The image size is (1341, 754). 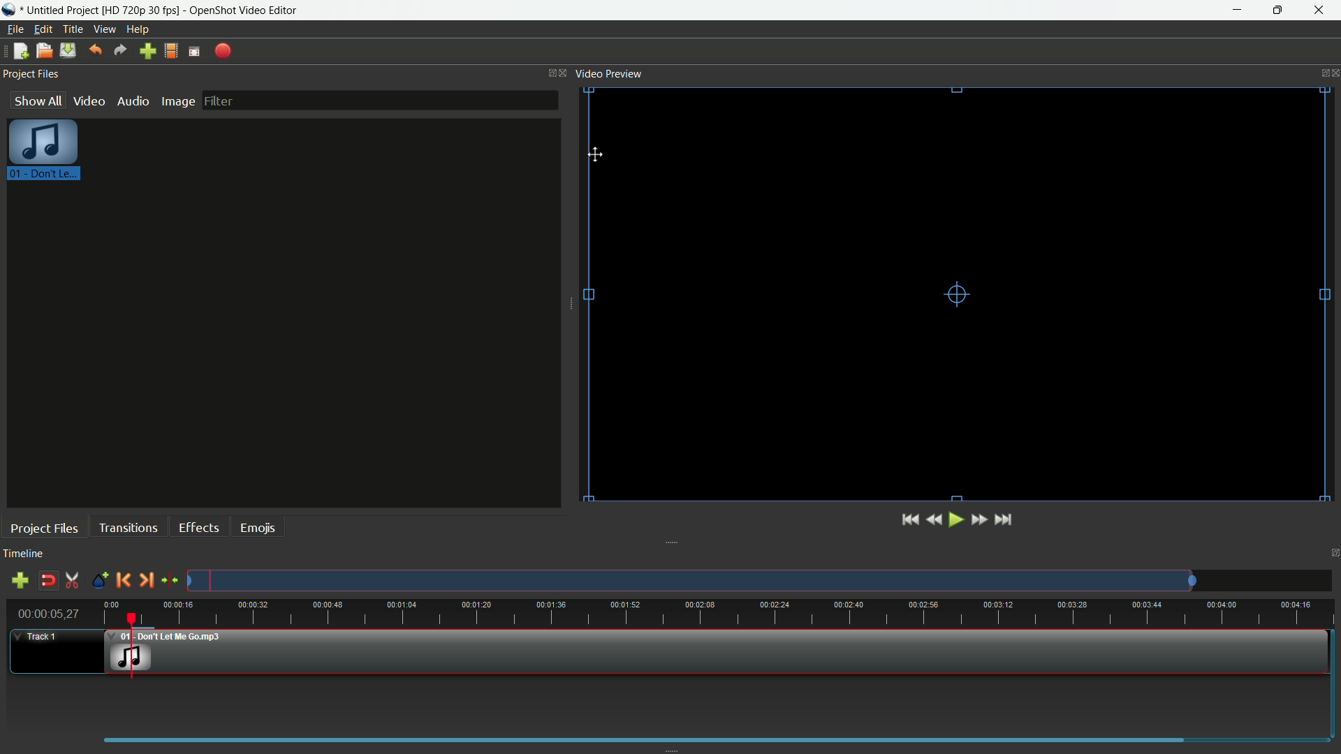 What do you see at coordinates (1280, 10) in the screenshot?
I see `maximize` at bounding box center [1280, 10].